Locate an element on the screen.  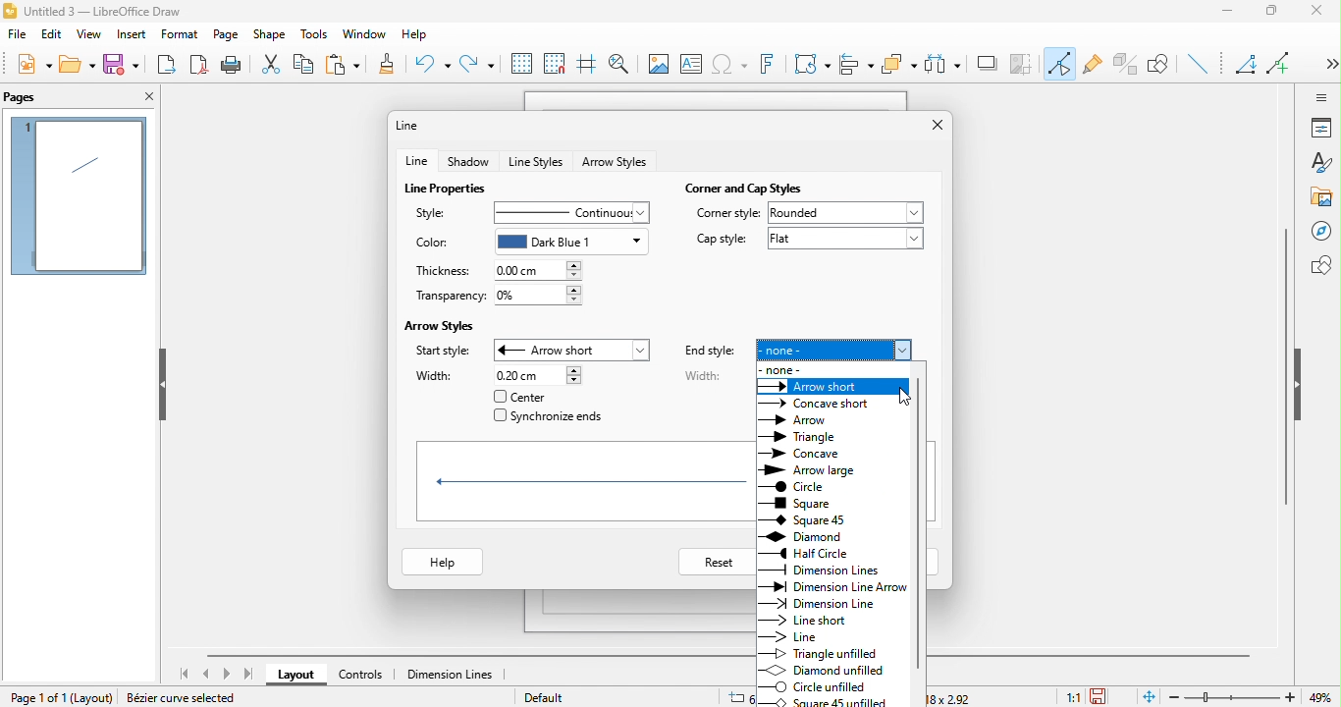
first page is located at coordinates (188, 674).